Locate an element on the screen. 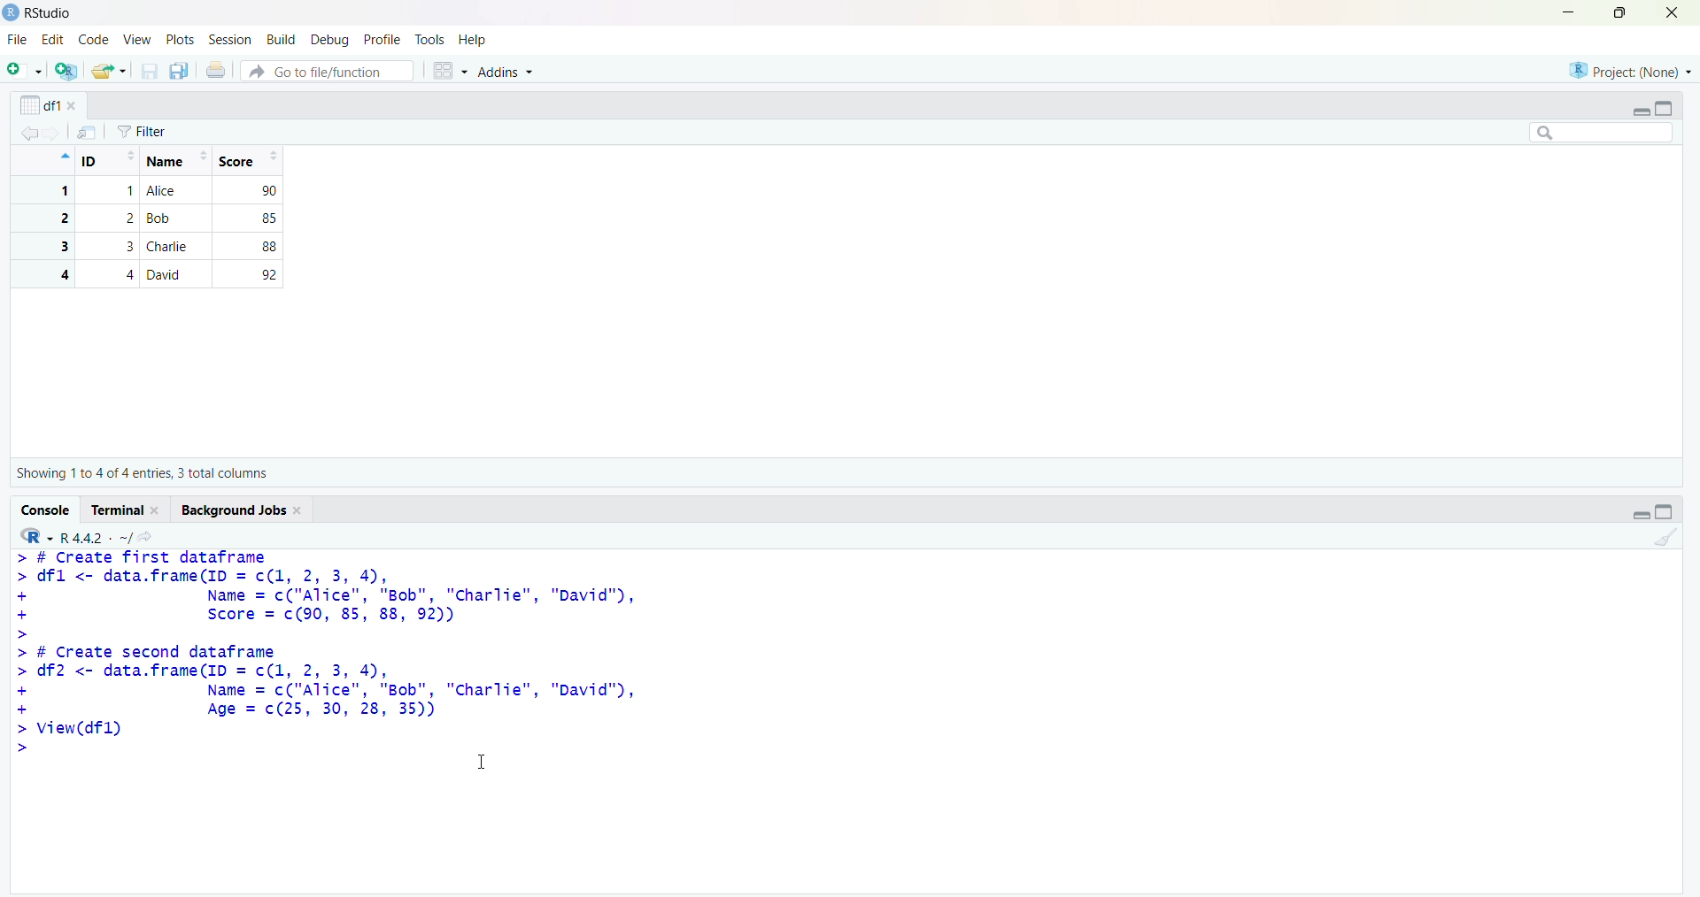 This screenshot has width=1700, height=897. R is located at coordinates (36, 536).